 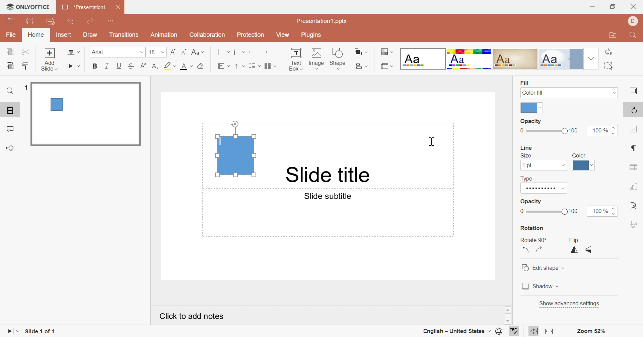 I want to click on Align Top, so click(x=238, y=66).